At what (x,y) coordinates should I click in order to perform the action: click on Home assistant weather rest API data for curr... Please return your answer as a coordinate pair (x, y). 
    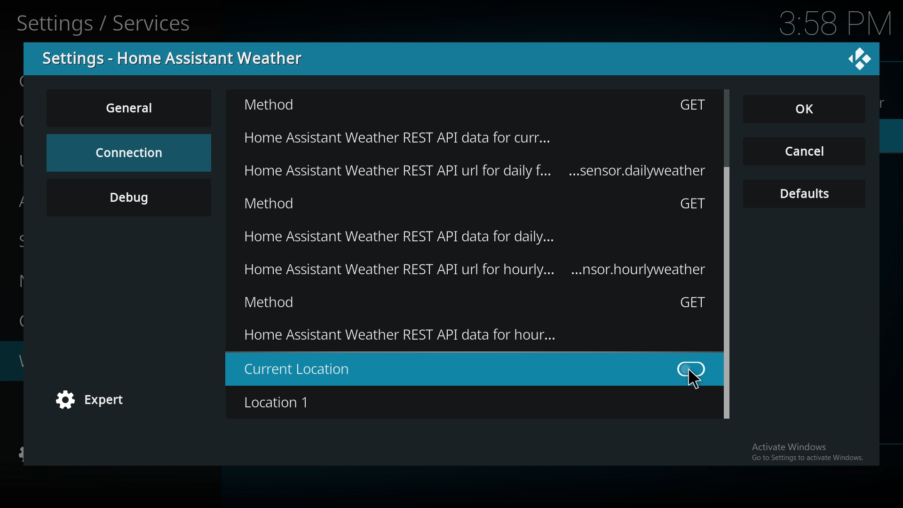
    Looking at the image, I should click on (461, 136).